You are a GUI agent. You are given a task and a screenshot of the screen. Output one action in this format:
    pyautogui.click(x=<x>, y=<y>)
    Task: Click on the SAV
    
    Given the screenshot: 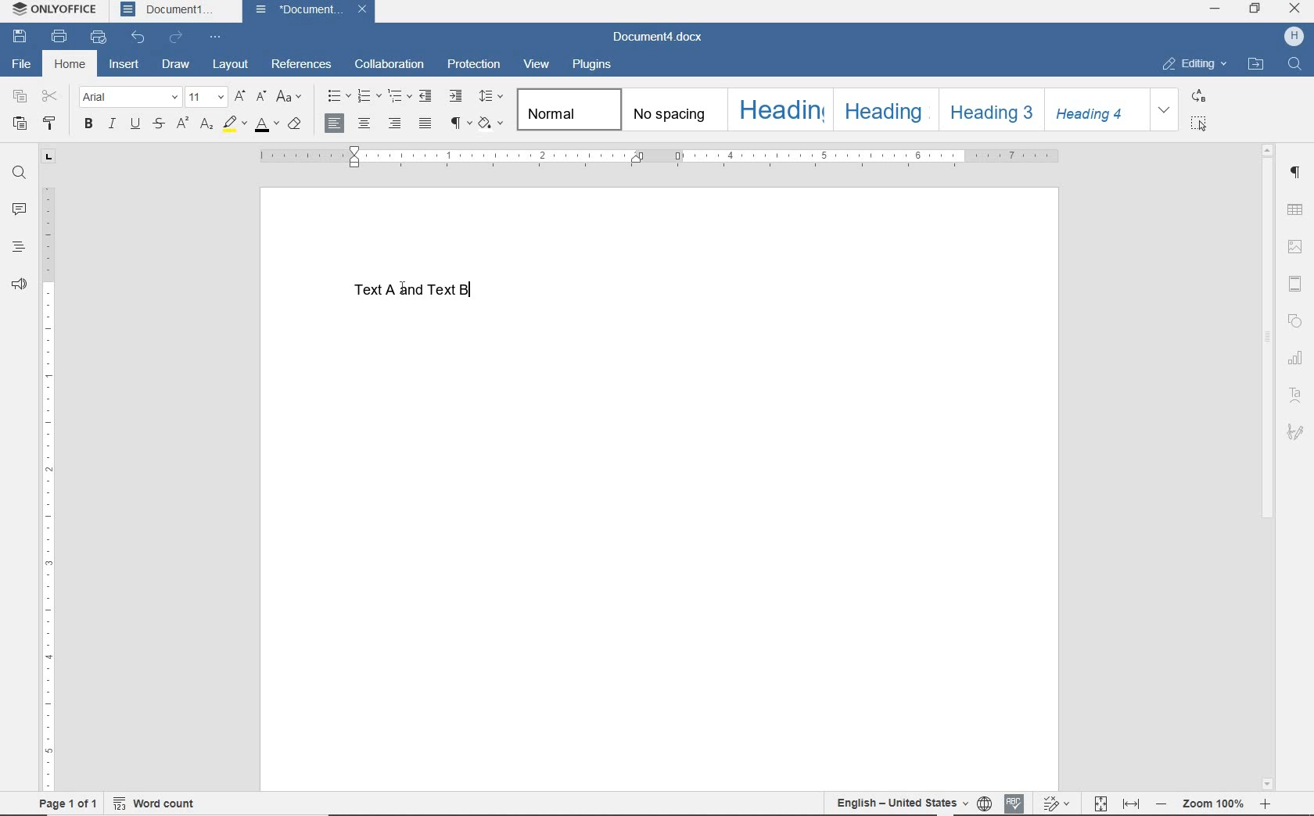 What is the action you would take?
    pyautogui.click(x=17, y=38)
    